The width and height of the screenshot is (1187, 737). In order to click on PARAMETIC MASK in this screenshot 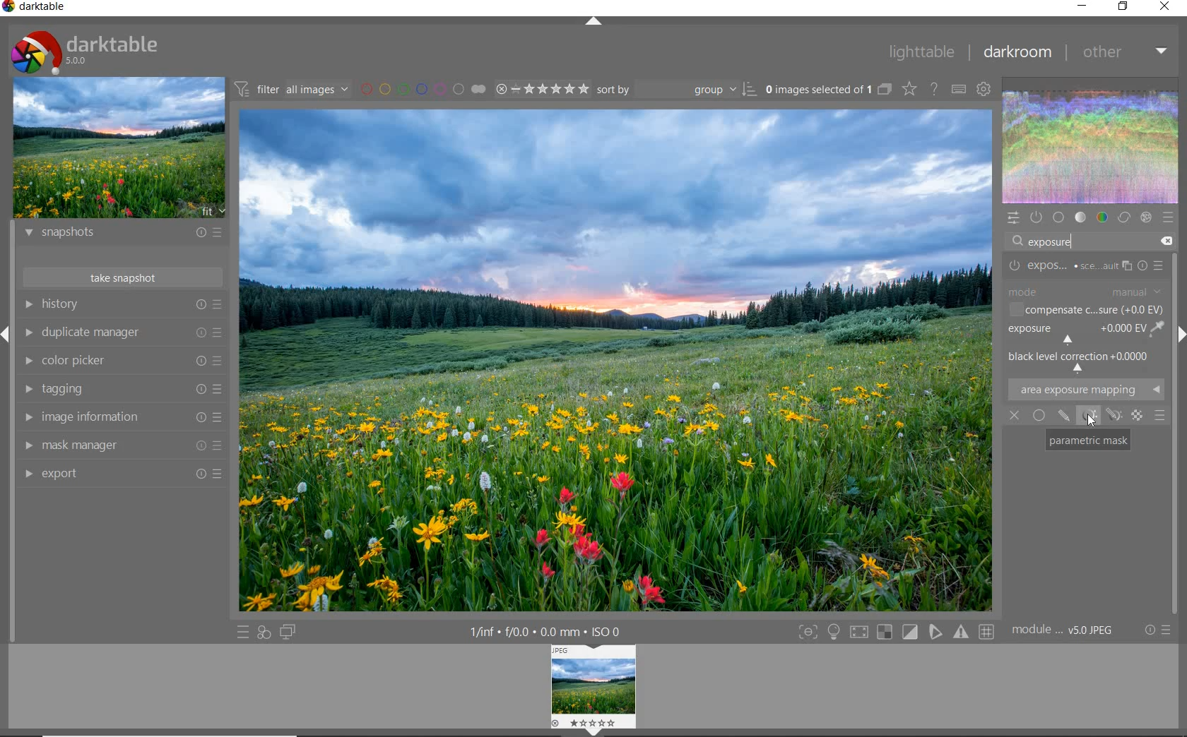, I will do `click(1086, 441)`.